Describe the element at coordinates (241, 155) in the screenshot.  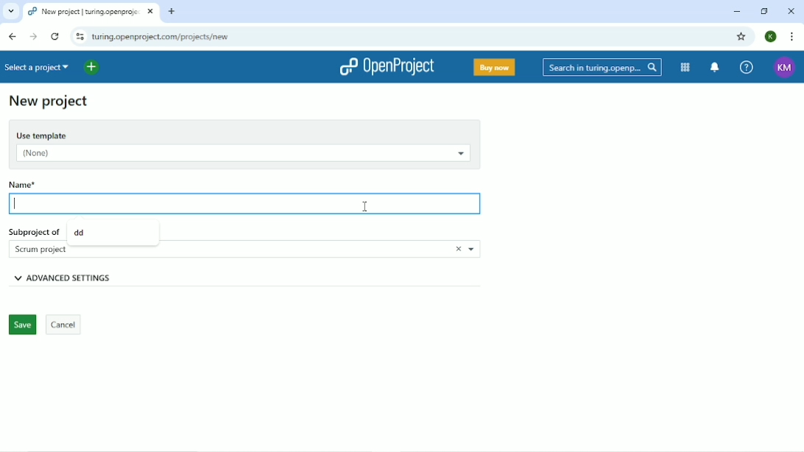
I see `(None)` at that location.